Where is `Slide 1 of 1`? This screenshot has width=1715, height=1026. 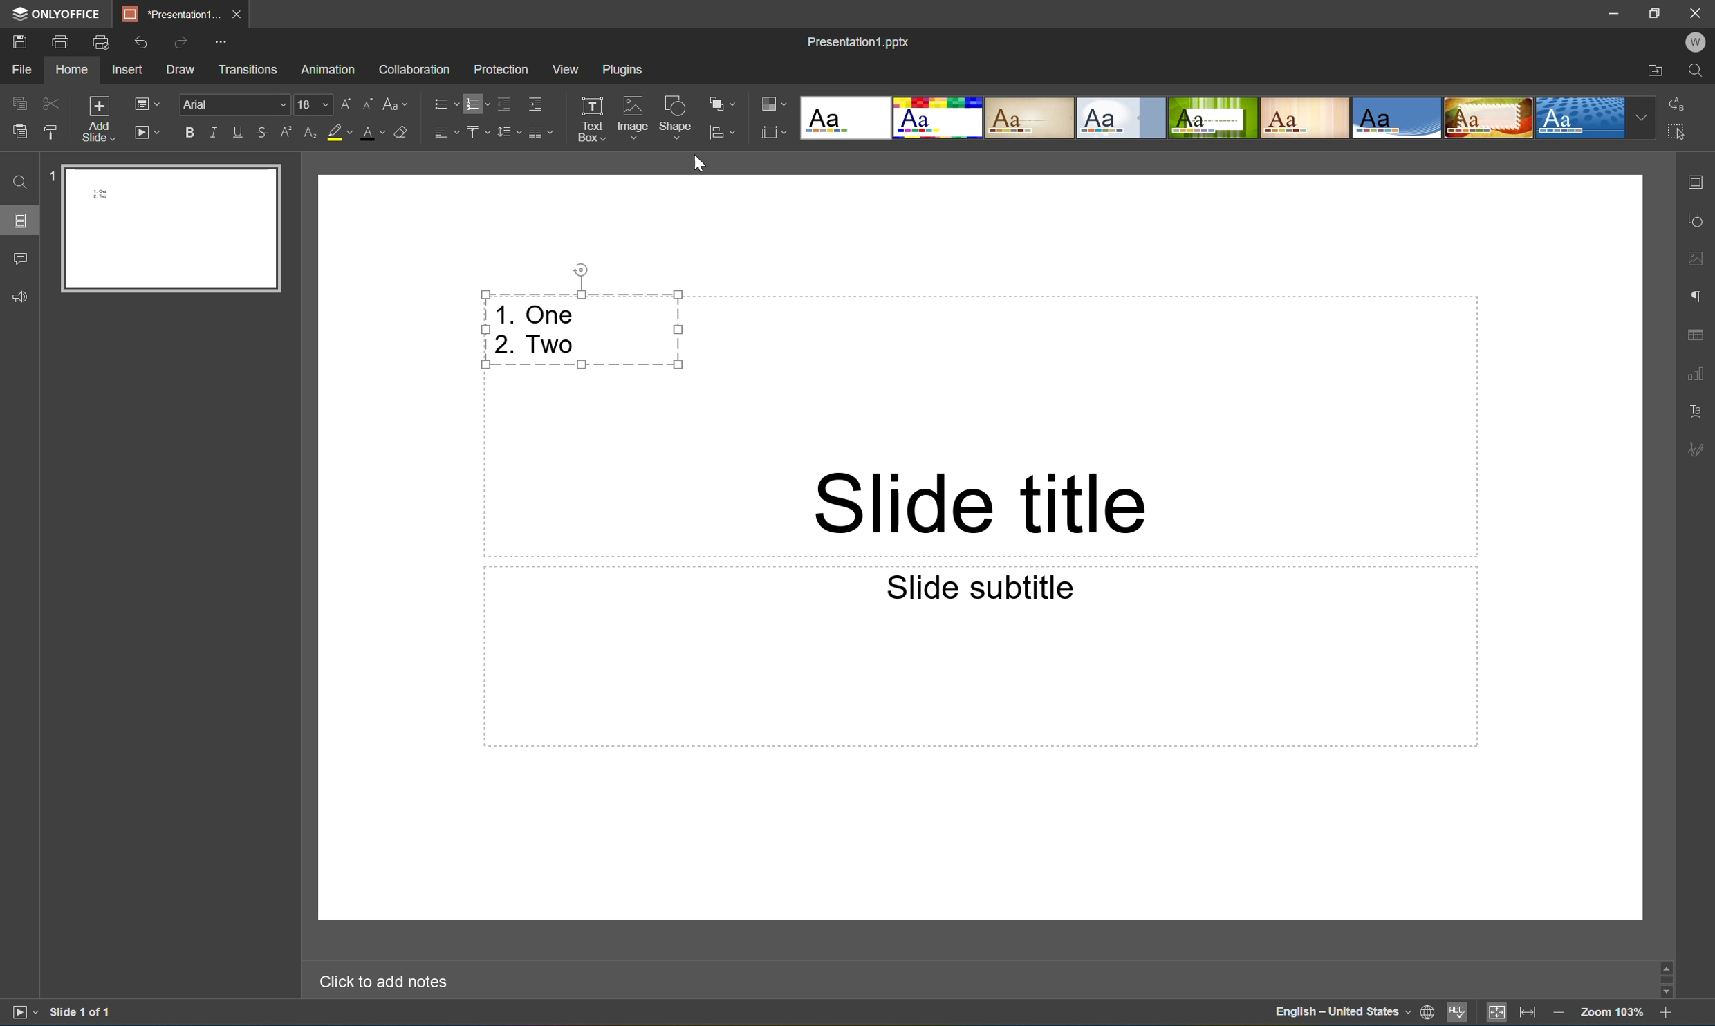
Slide 1 of 1 is located at coordinates (84, 1011).